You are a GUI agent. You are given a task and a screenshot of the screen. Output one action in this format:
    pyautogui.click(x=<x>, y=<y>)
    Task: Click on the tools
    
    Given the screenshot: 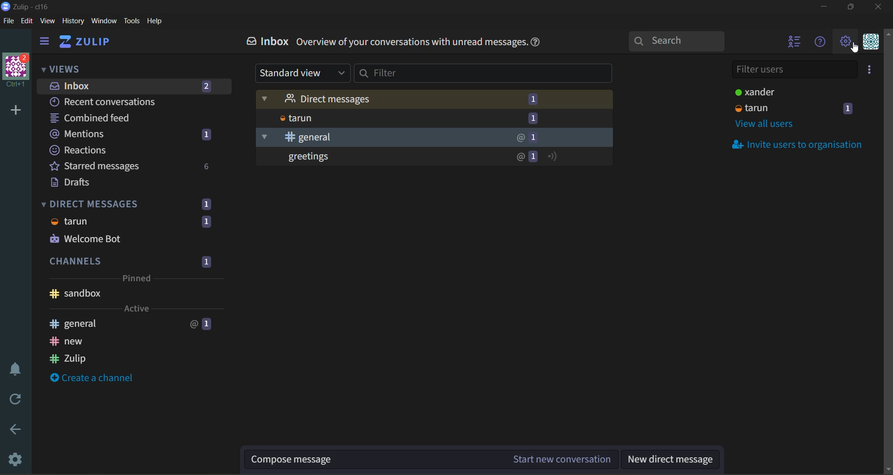 What is the action you would take?
    pyautogui.click(x=133, y=22)
    